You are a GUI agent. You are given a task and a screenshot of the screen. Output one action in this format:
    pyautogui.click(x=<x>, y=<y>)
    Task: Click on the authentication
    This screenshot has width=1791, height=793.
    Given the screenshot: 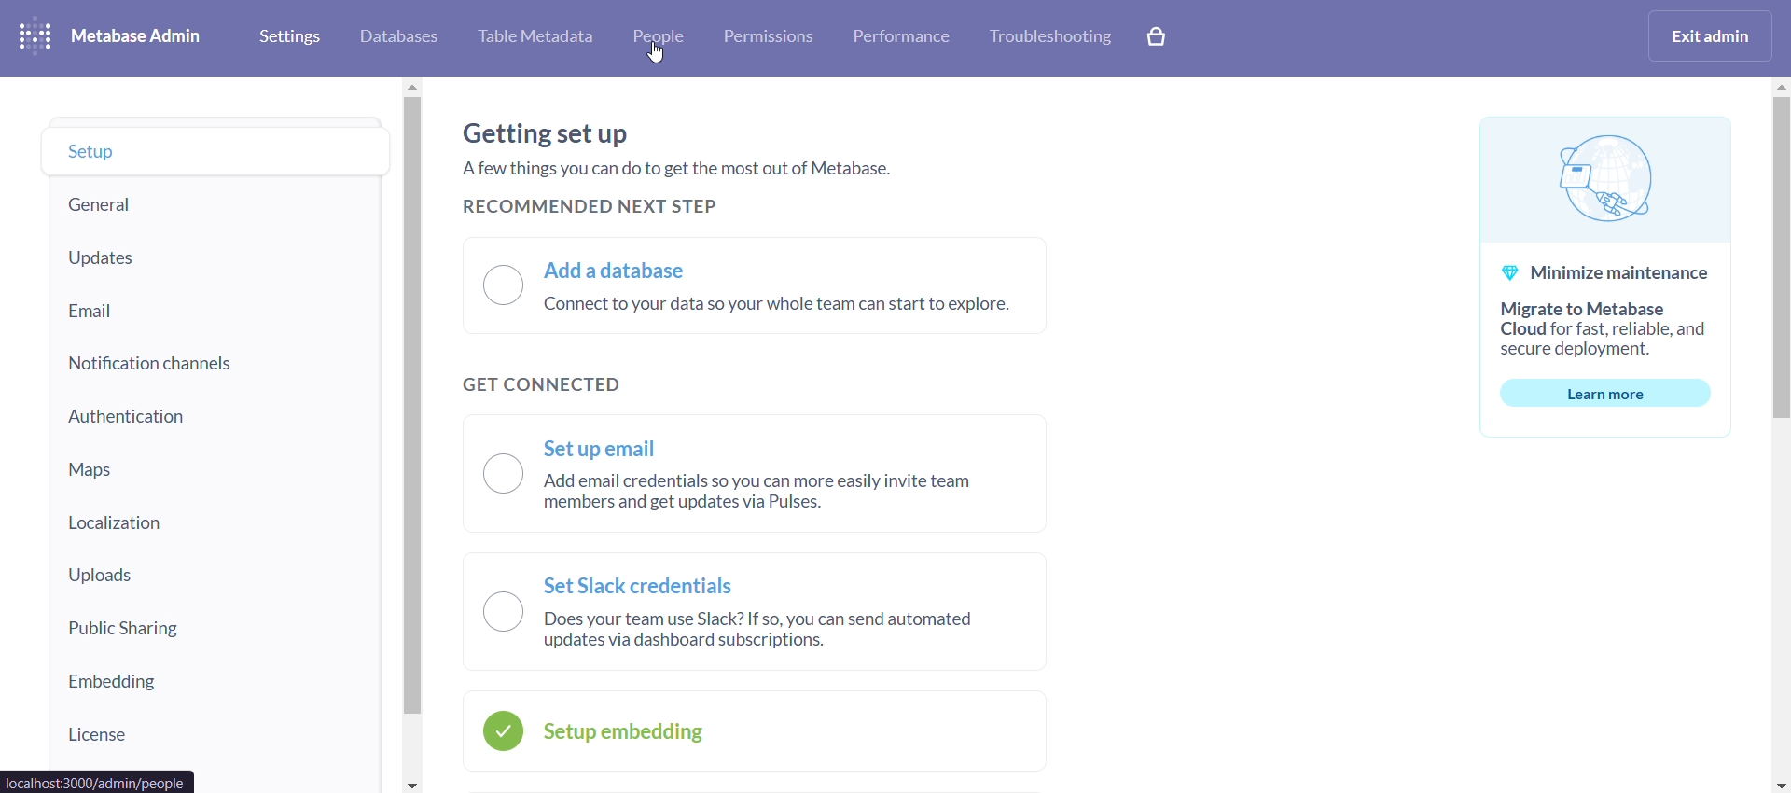 What is the action you would take?
    pyautogui.click(x=213, y=416)
    